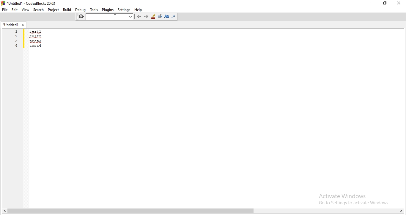 The image size is (406, 215). Describe the element at coordinates (108, 10) in the screenshot. I see `Plugins ` at that location.